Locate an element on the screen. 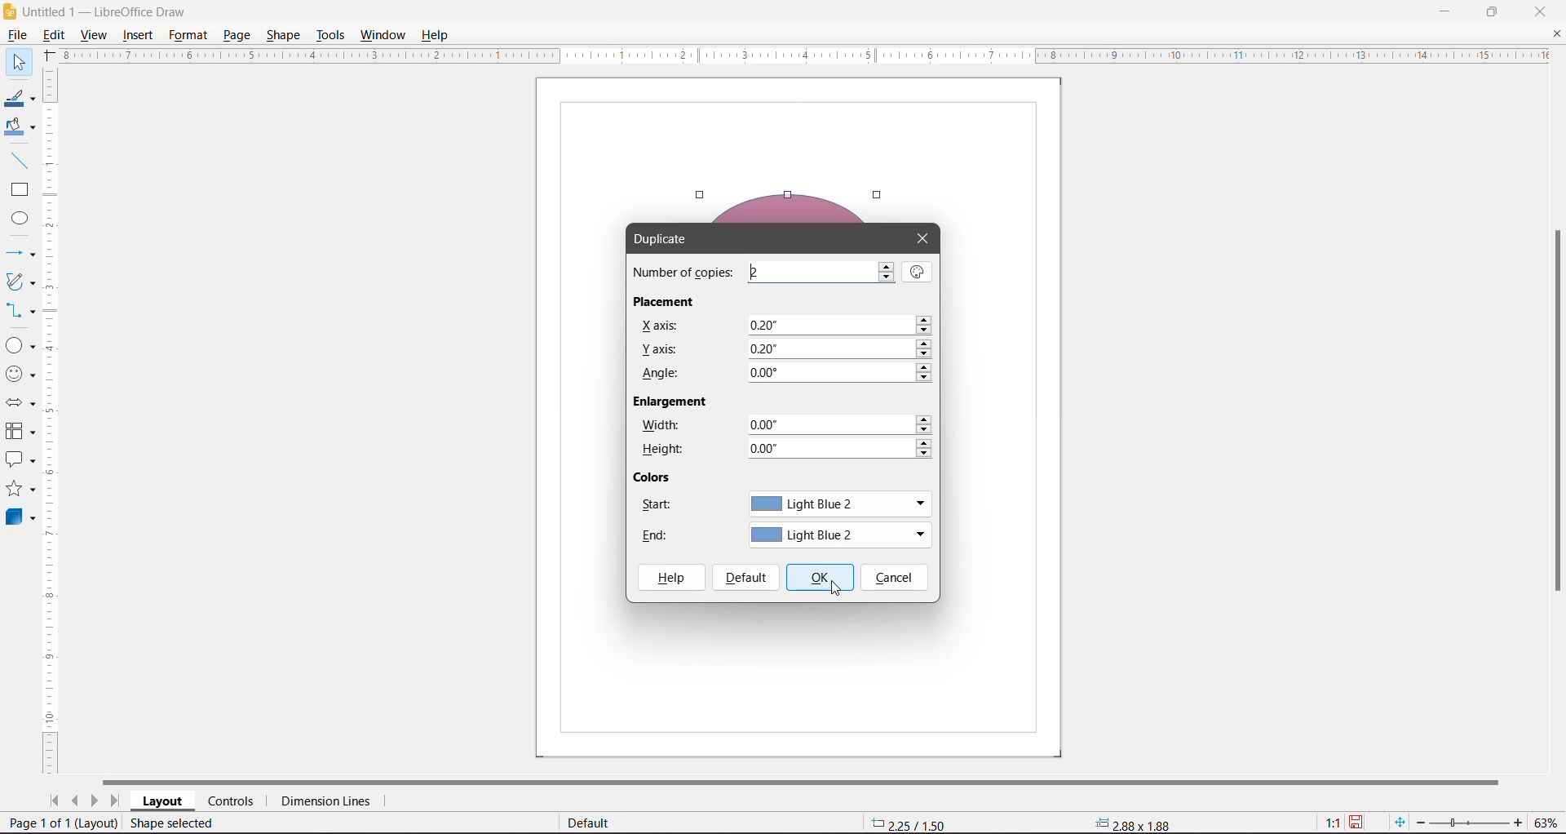 The image size is (1566, 834). Basic Shapes is located at coordinates (20, 345).